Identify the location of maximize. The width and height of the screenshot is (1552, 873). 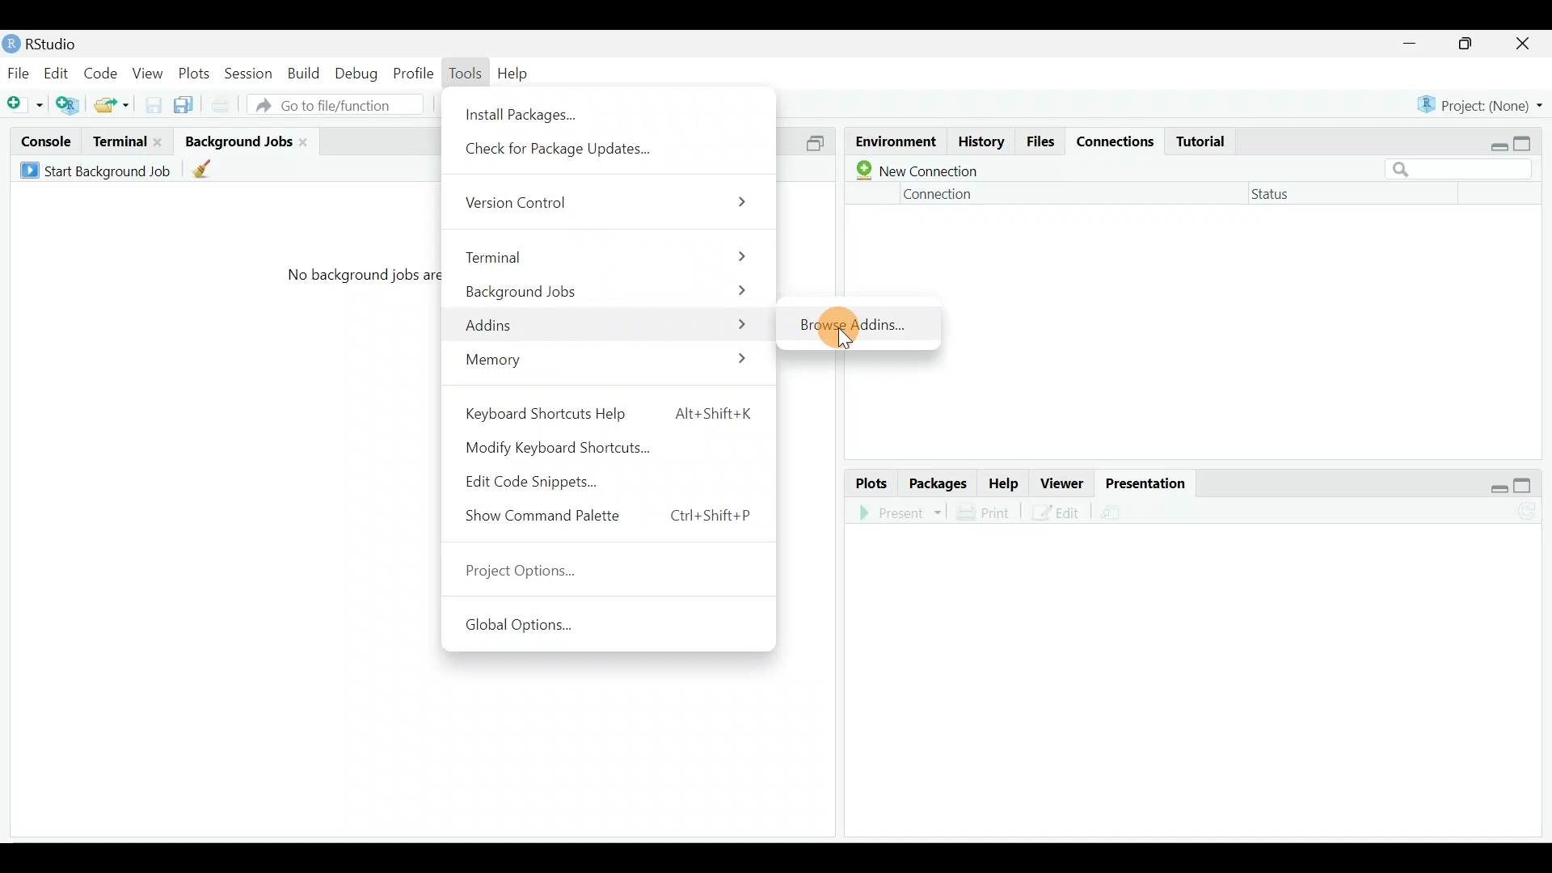
(1526, 481).